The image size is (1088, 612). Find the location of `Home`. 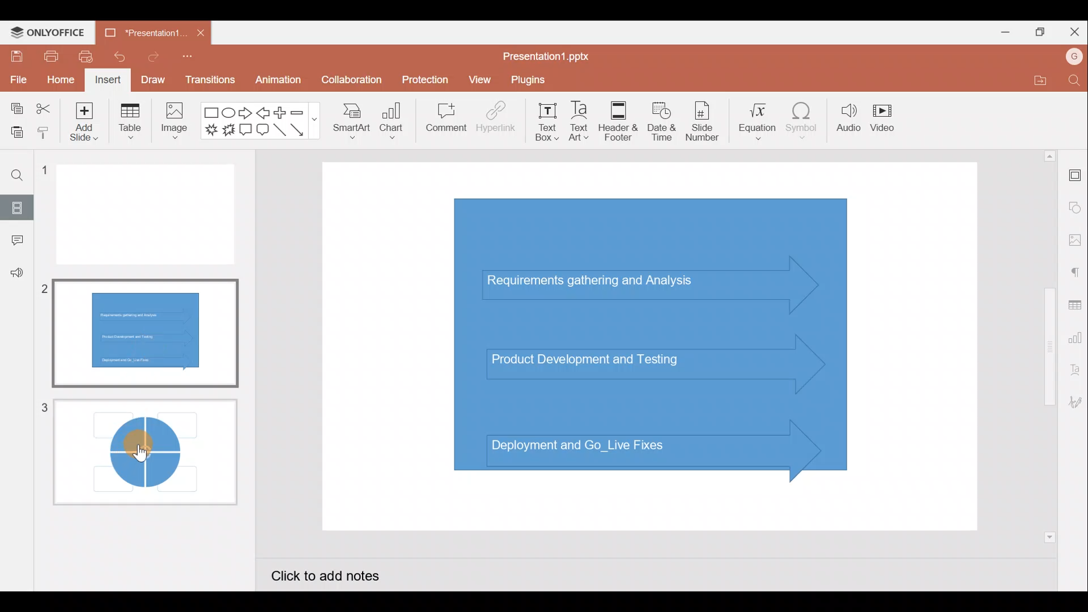

Home is located at coordinates (60, 80).